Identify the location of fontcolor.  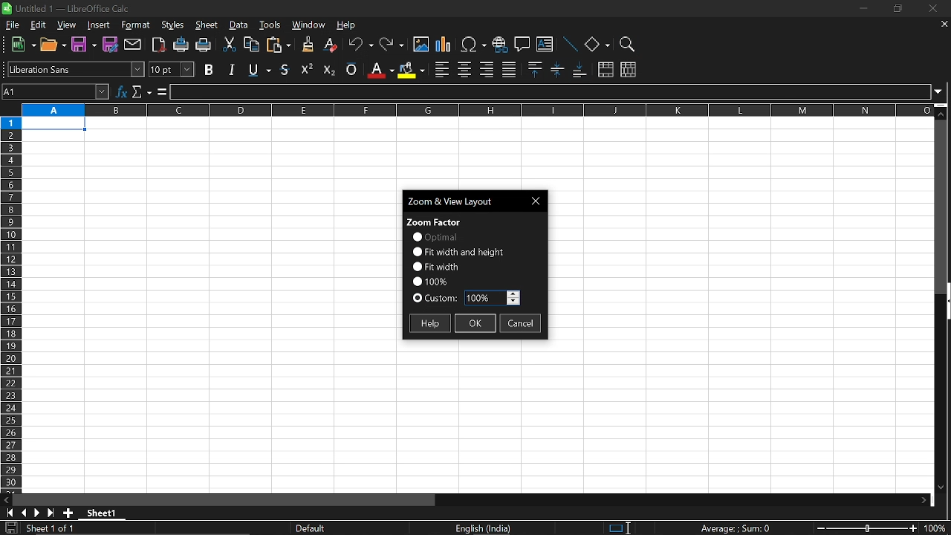
(380, 70).